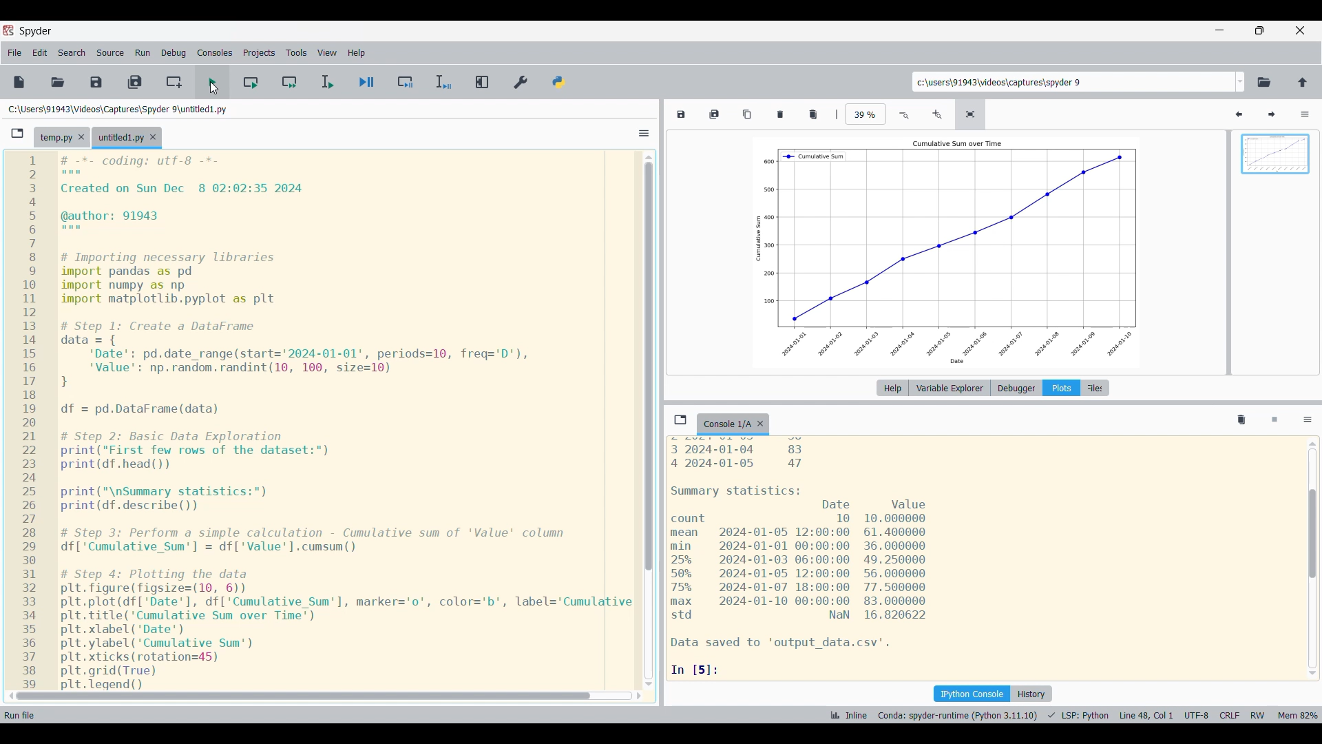  I want to click on Zoom in, so click(938, 114).